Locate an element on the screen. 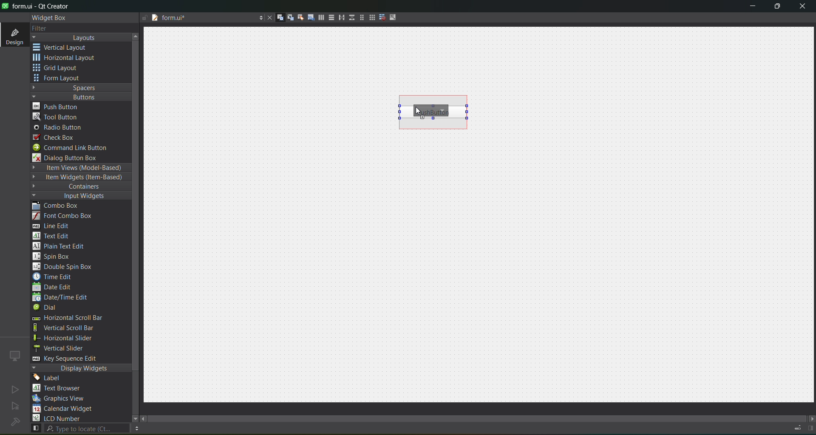 The width and height of the screenshot is (816, 435). date/time edit is located at coordinates (68, 298).